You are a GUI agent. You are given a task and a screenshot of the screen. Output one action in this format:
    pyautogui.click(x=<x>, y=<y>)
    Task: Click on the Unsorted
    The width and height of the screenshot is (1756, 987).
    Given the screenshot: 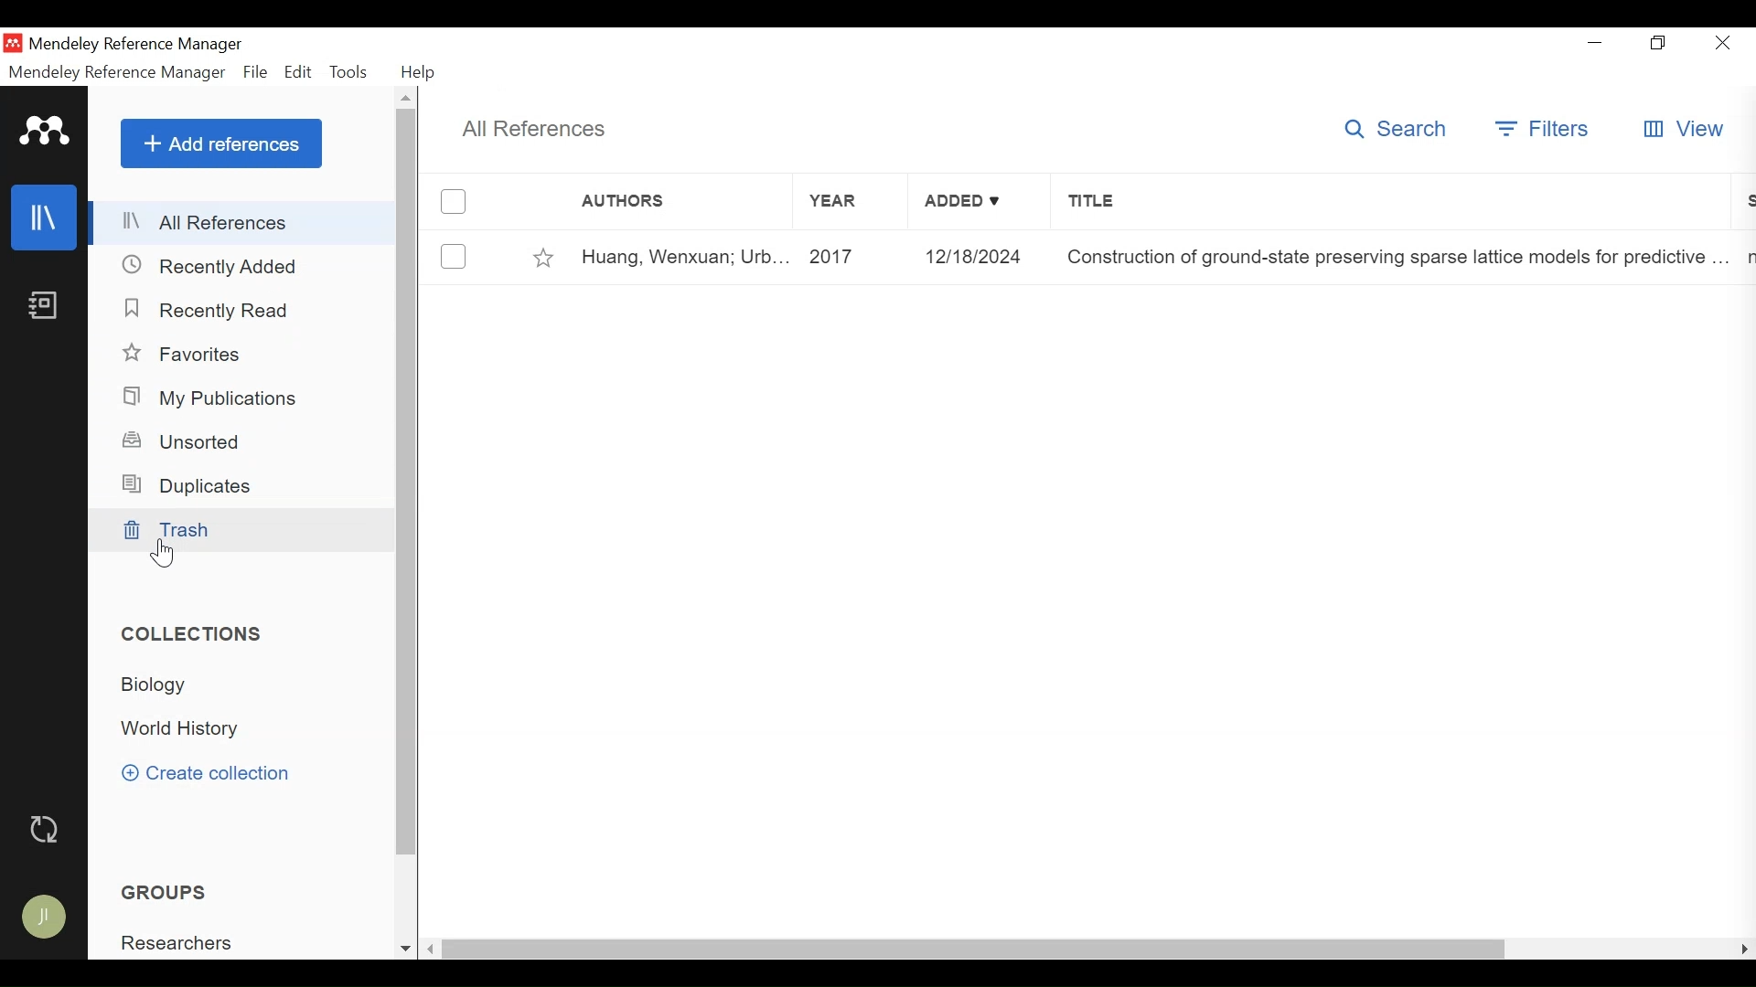 What is the action you would take?
    pyautogui.click(x=189, y=440)
    